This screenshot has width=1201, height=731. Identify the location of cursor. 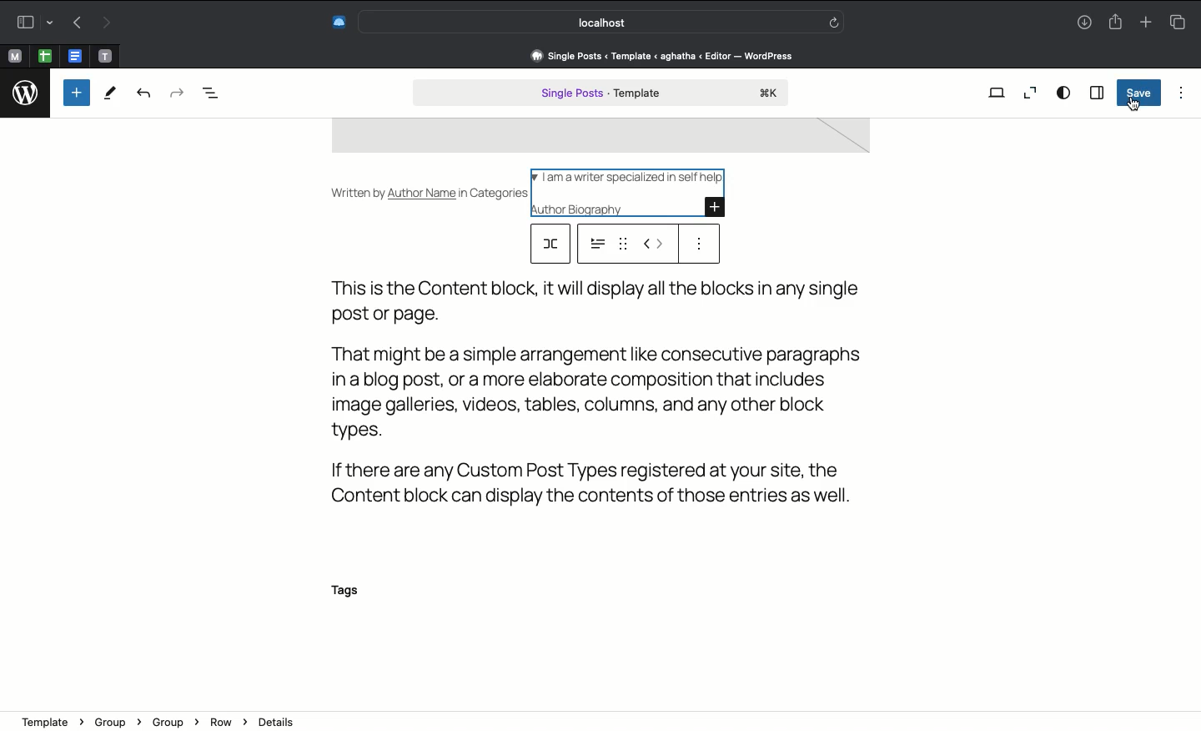
(1138, 110).